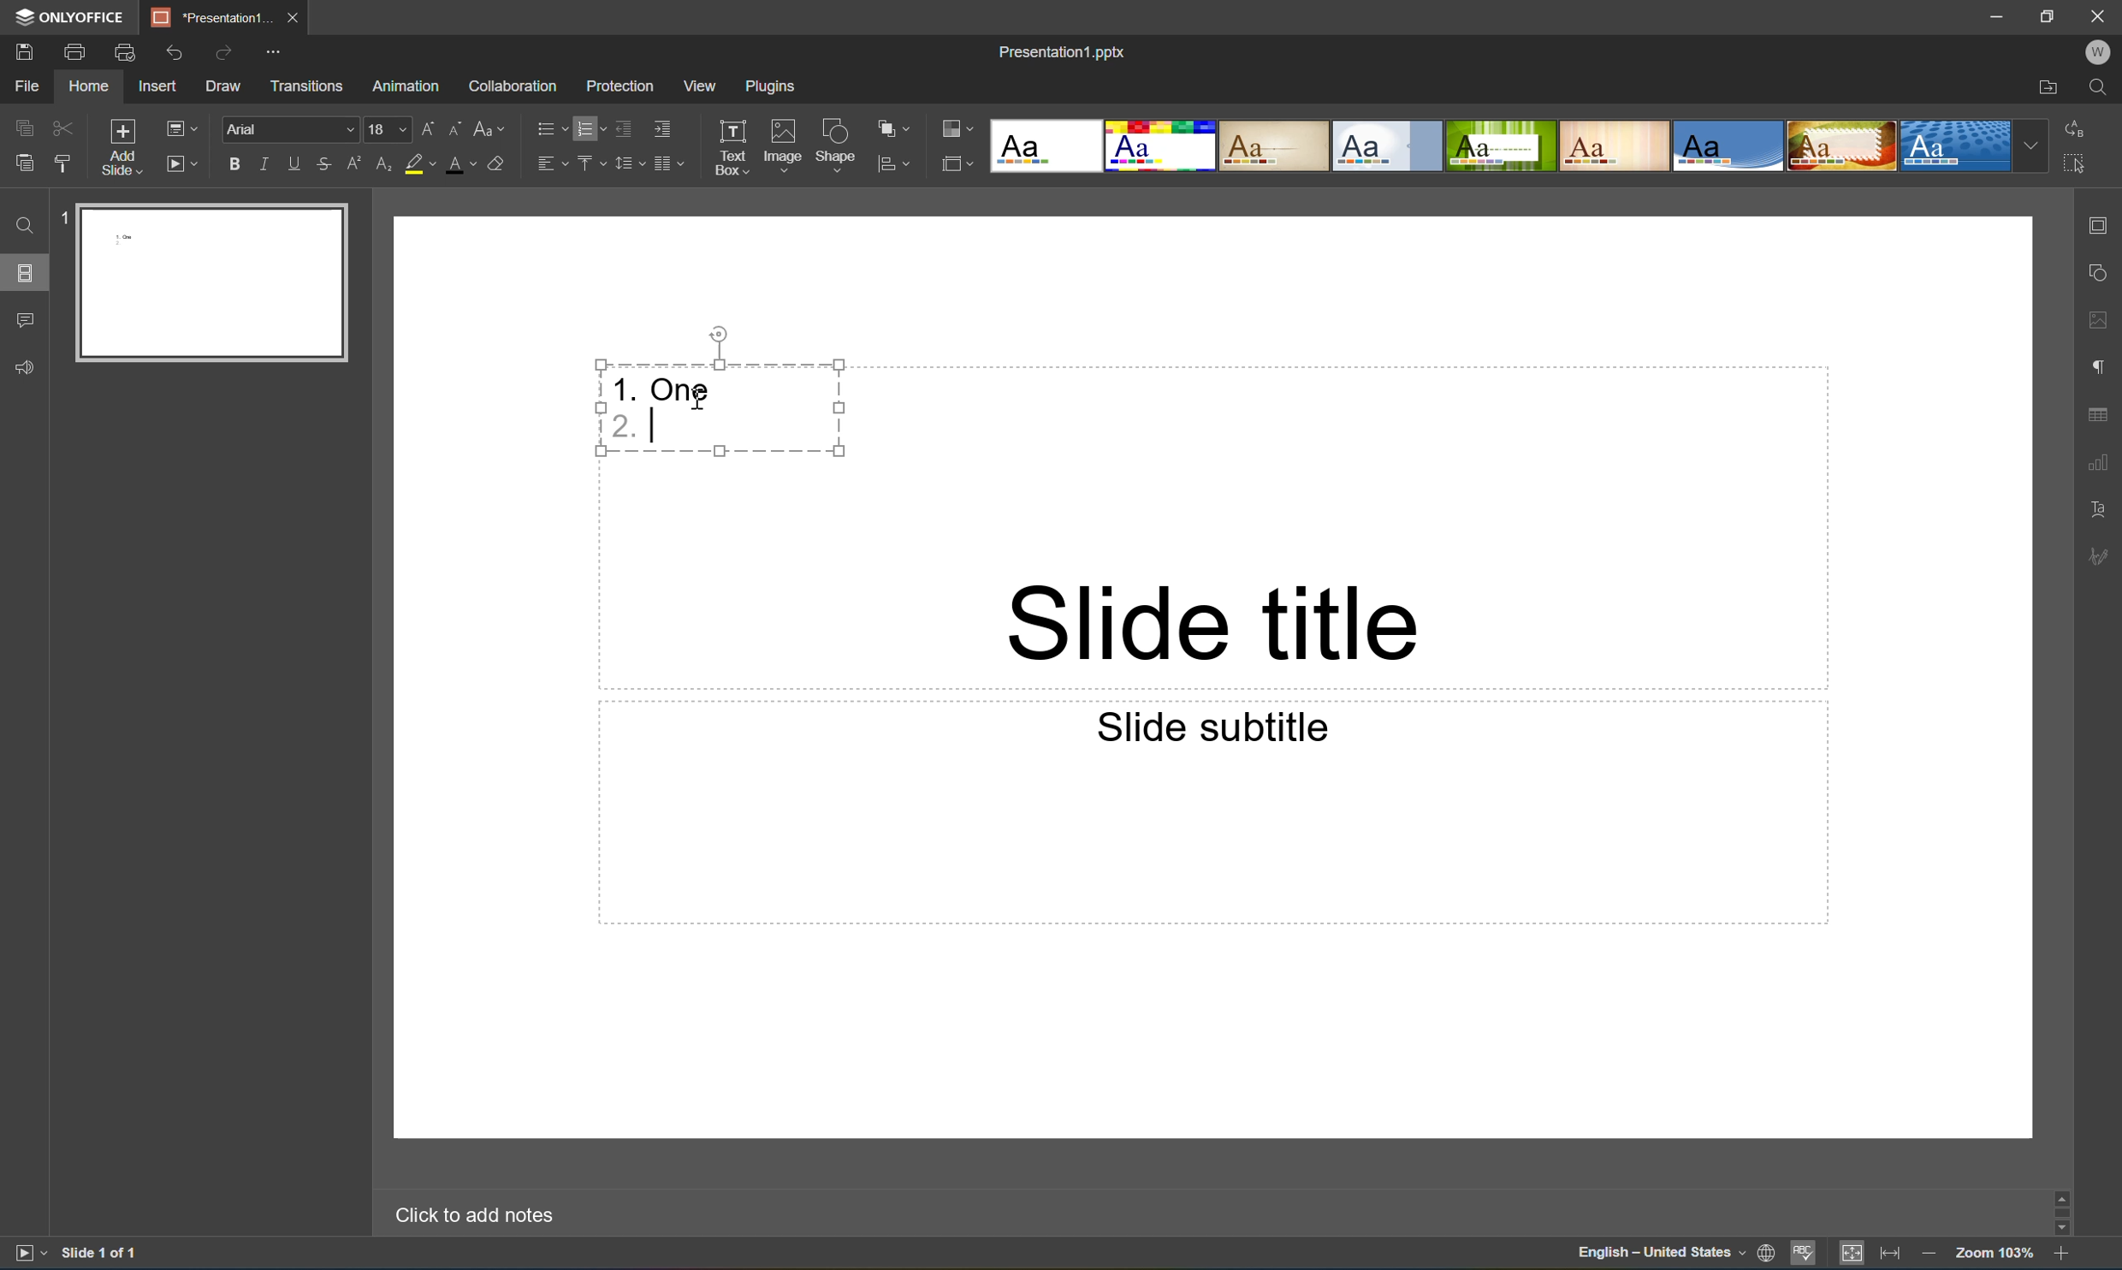 This screenshot has height=1270, width=2122. Describe the element at coordinates (955, 163) in the screenshot. I see `Change slide size` at that location.